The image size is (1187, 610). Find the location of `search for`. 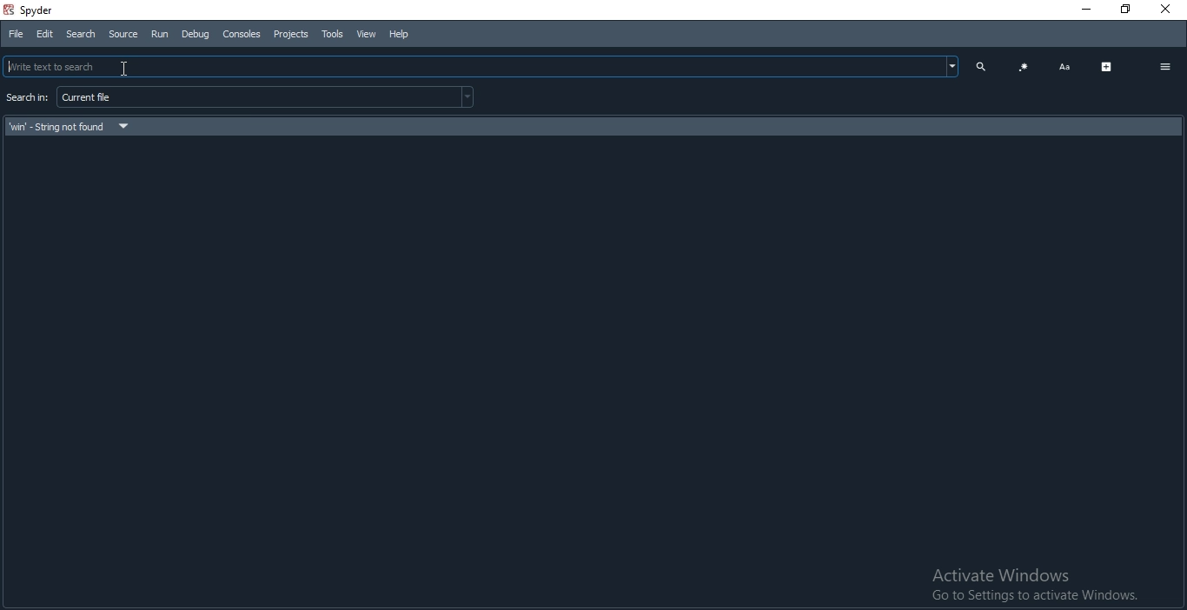

search for is located at coordinates (26, 99).